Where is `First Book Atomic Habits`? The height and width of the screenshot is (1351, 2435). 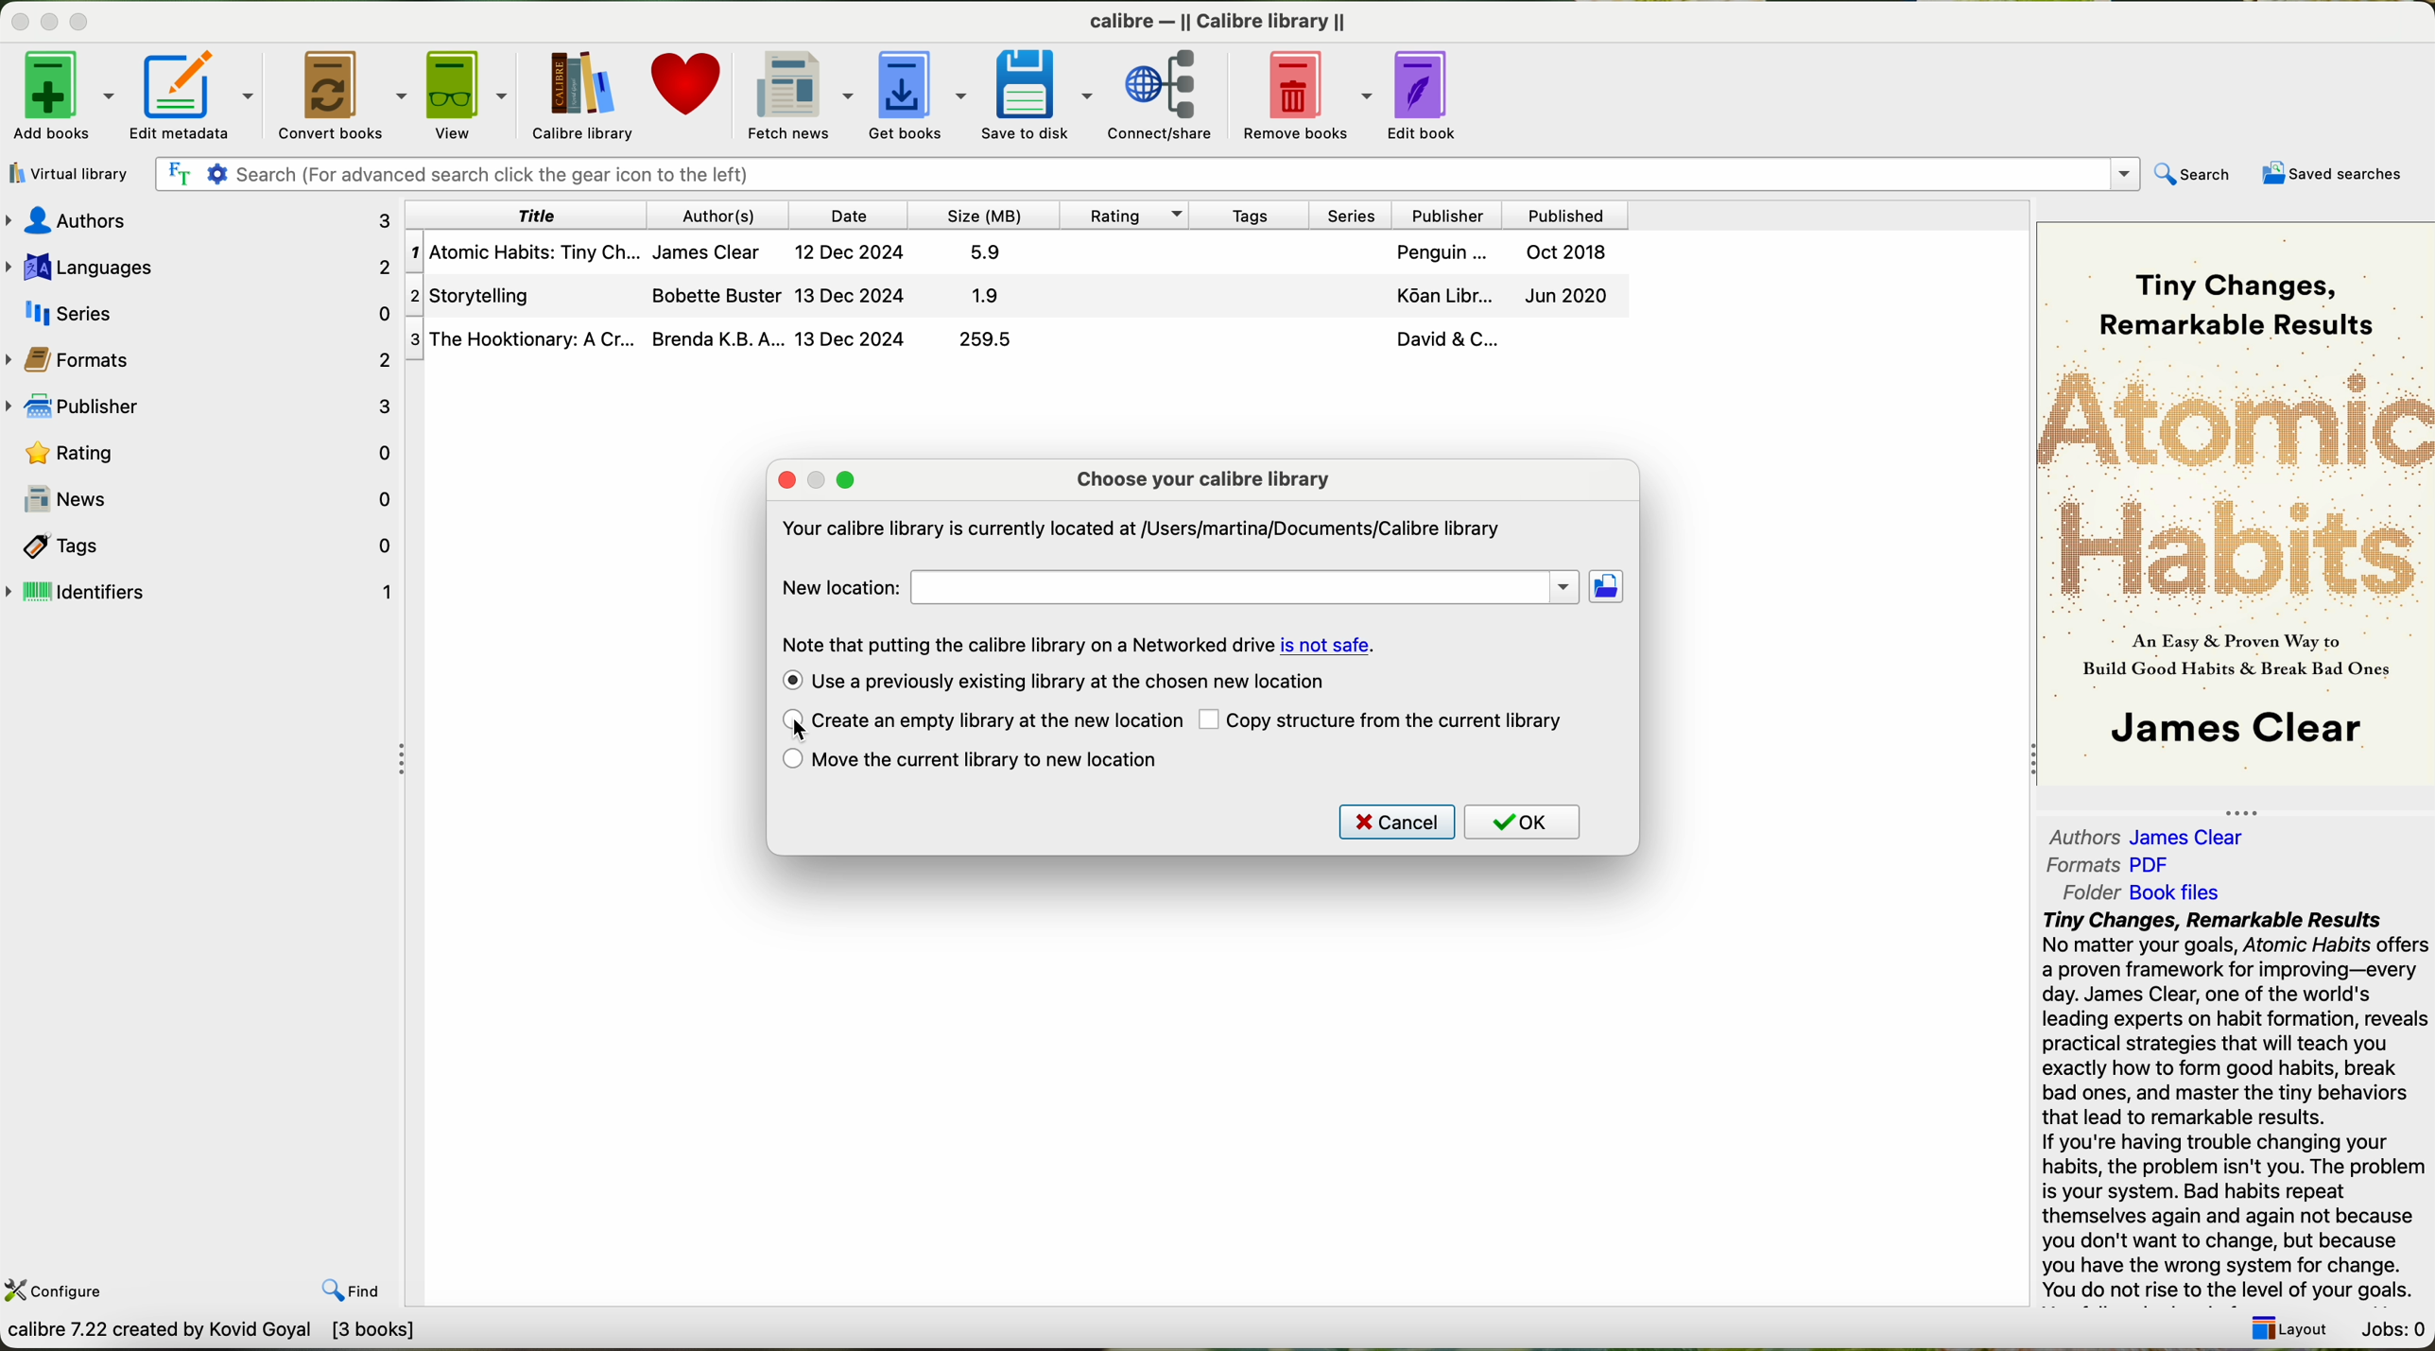 First Book Atomic Habits is located at coordinates (1023, 255).